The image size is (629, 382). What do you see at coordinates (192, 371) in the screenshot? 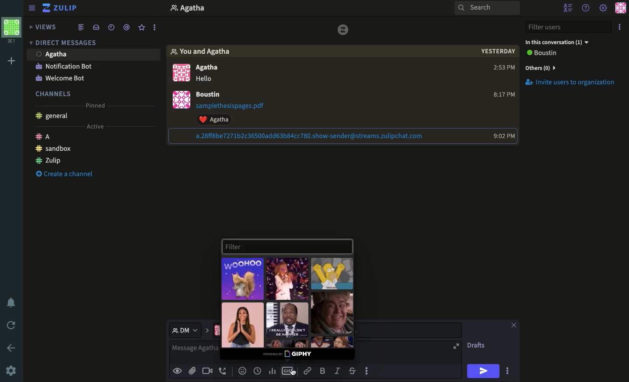
I see `File attachment` at bounding box center [192, 371].